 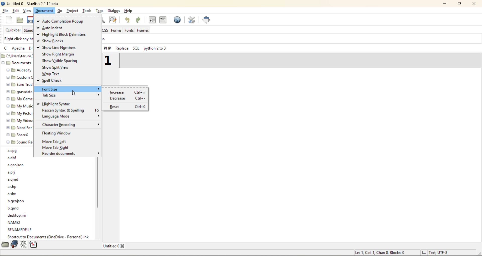 What do you see at coordinates (19, 71) in the screenshot?
I see `audacity` at bounding box center [19, 71].